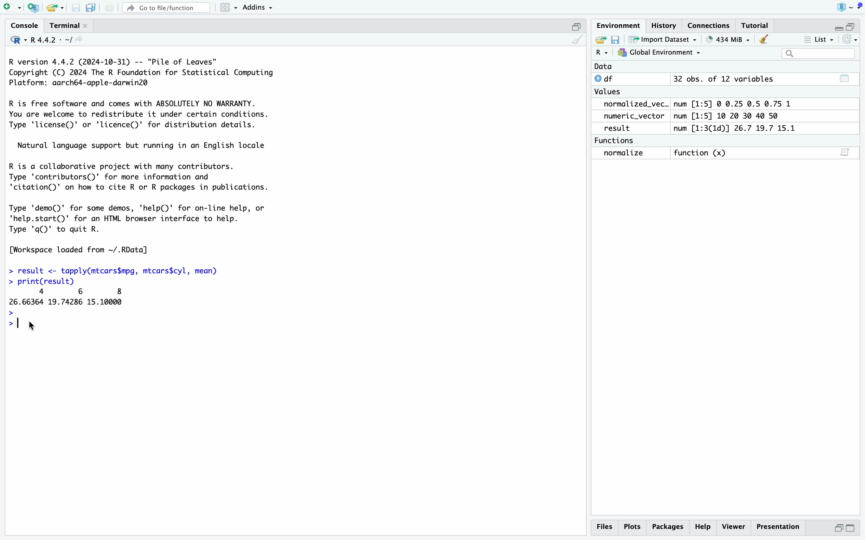 Image resolution: width=865 pixels, height=540 pixels. I want to click on Calender, so click(845, 79).